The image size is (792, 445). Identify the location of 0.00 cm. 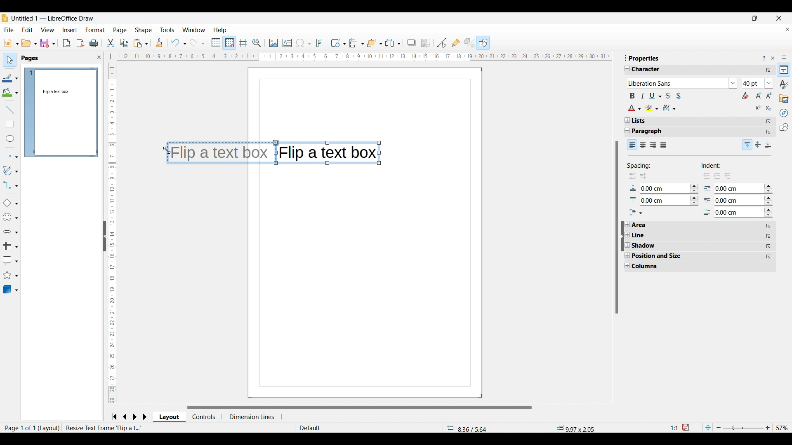
(735, 188).